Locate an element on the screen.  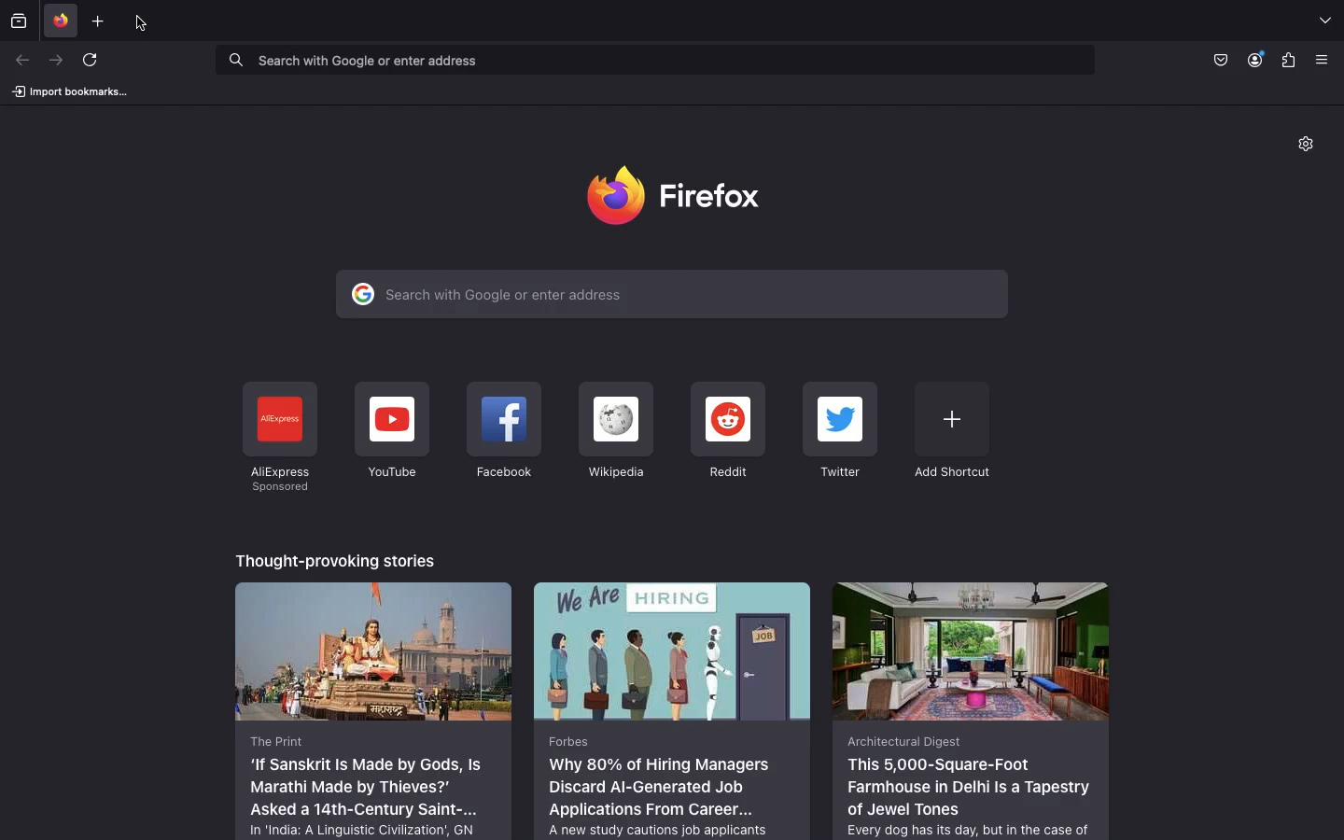
View Recent is located at coordinates (19, 20).